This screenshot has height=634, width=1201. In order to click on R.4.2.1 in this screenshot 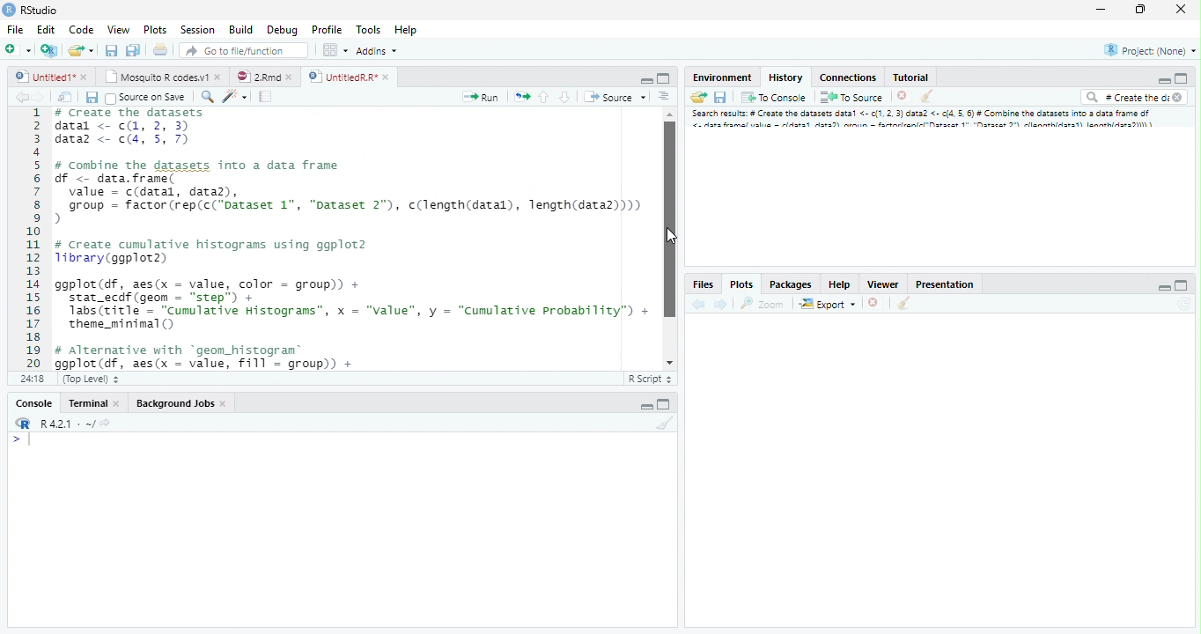, I will do `click(57, 424)`.